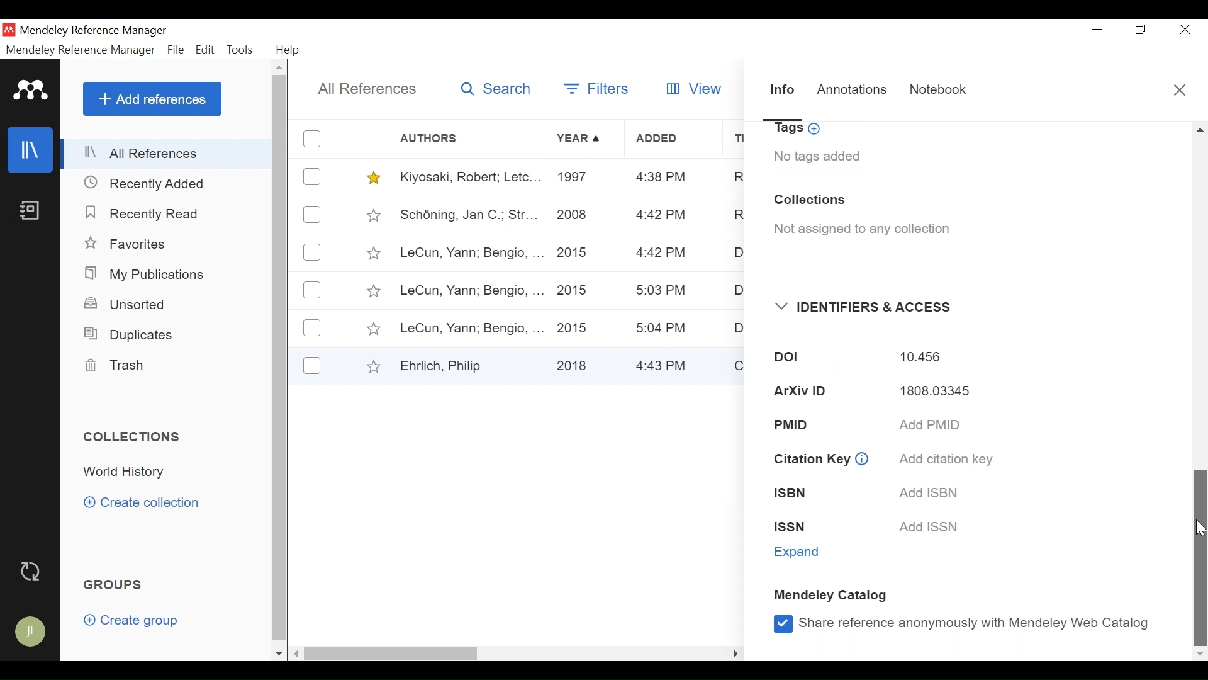 The image size is (1208, 680). What do you see at coordinates (28, 631) in the screenshot?
I see `Avatar` at bounding box center [28, 631].